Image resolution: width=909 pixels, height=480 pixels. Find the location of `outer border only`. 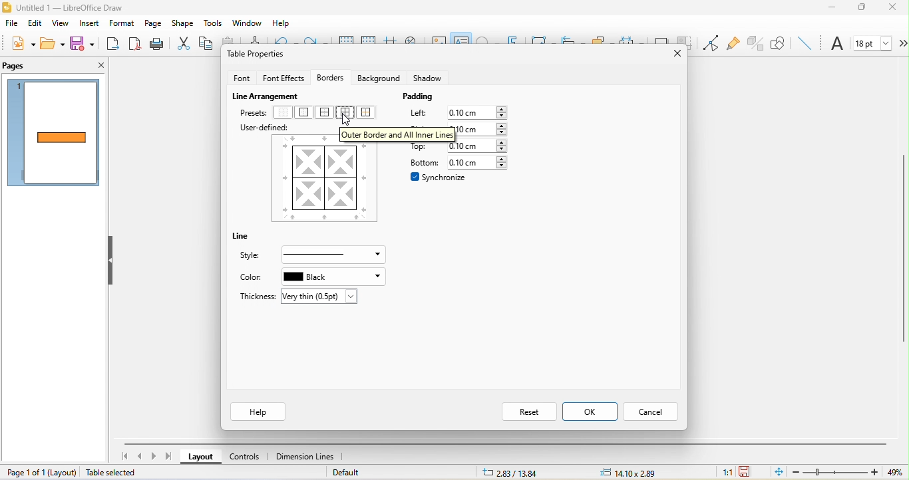

outer border only is located at coordinates (307, 113).